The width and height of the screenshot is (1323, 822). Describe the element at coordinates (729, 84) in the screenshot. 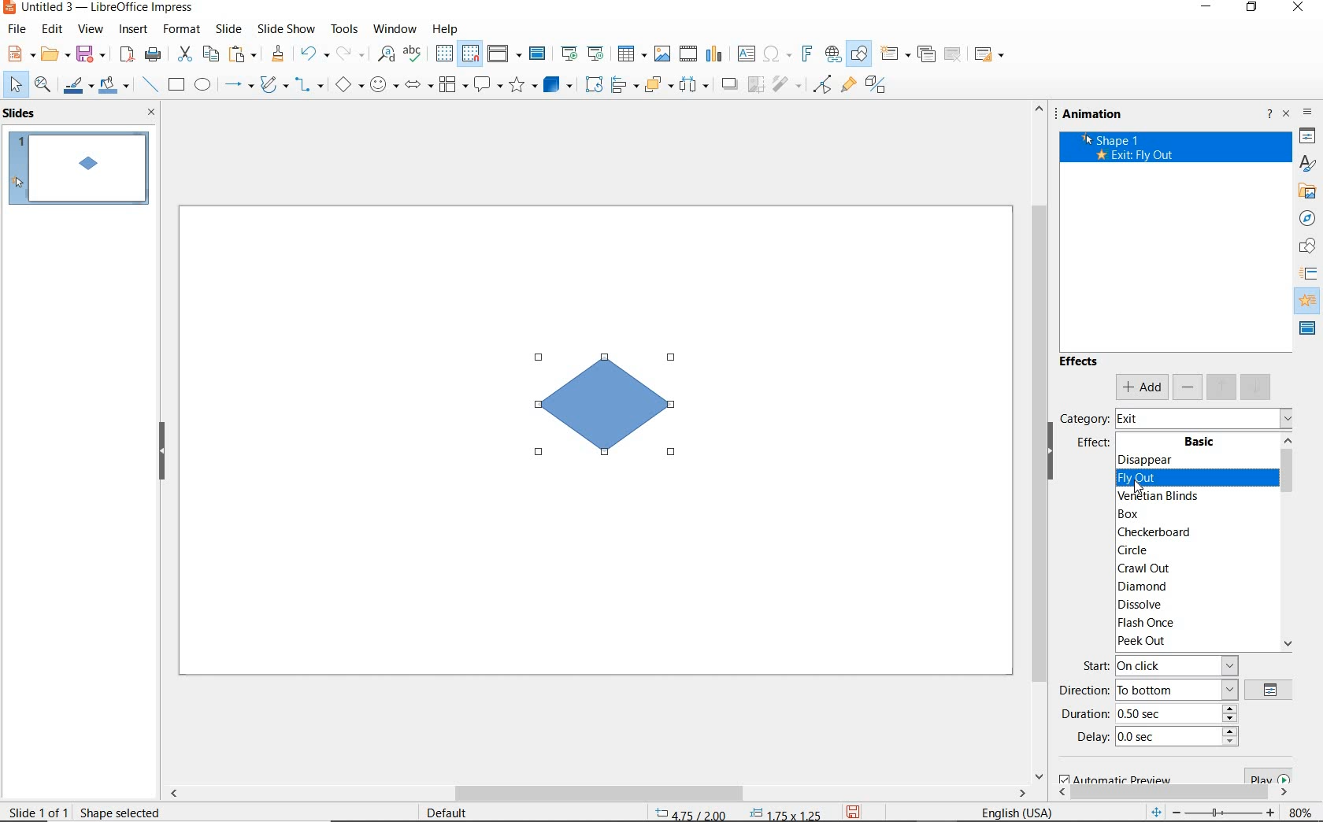

I see `shadow` at that location.